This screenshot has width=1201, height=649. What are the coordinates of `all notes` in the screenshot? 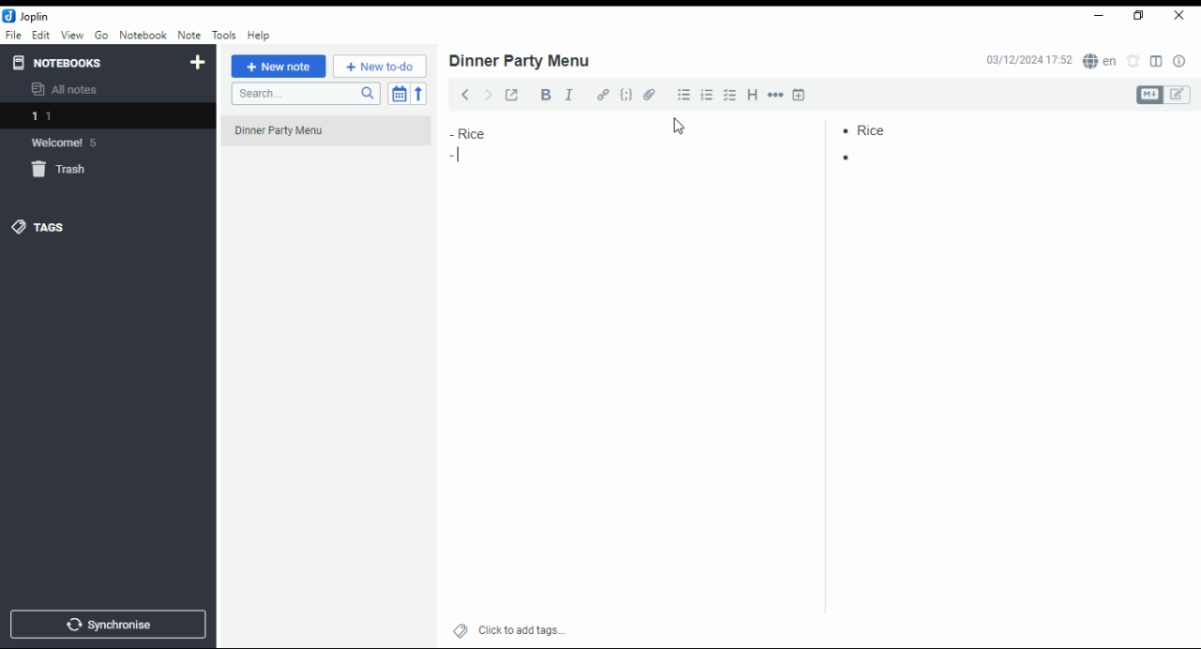 It's located at (69, 90).